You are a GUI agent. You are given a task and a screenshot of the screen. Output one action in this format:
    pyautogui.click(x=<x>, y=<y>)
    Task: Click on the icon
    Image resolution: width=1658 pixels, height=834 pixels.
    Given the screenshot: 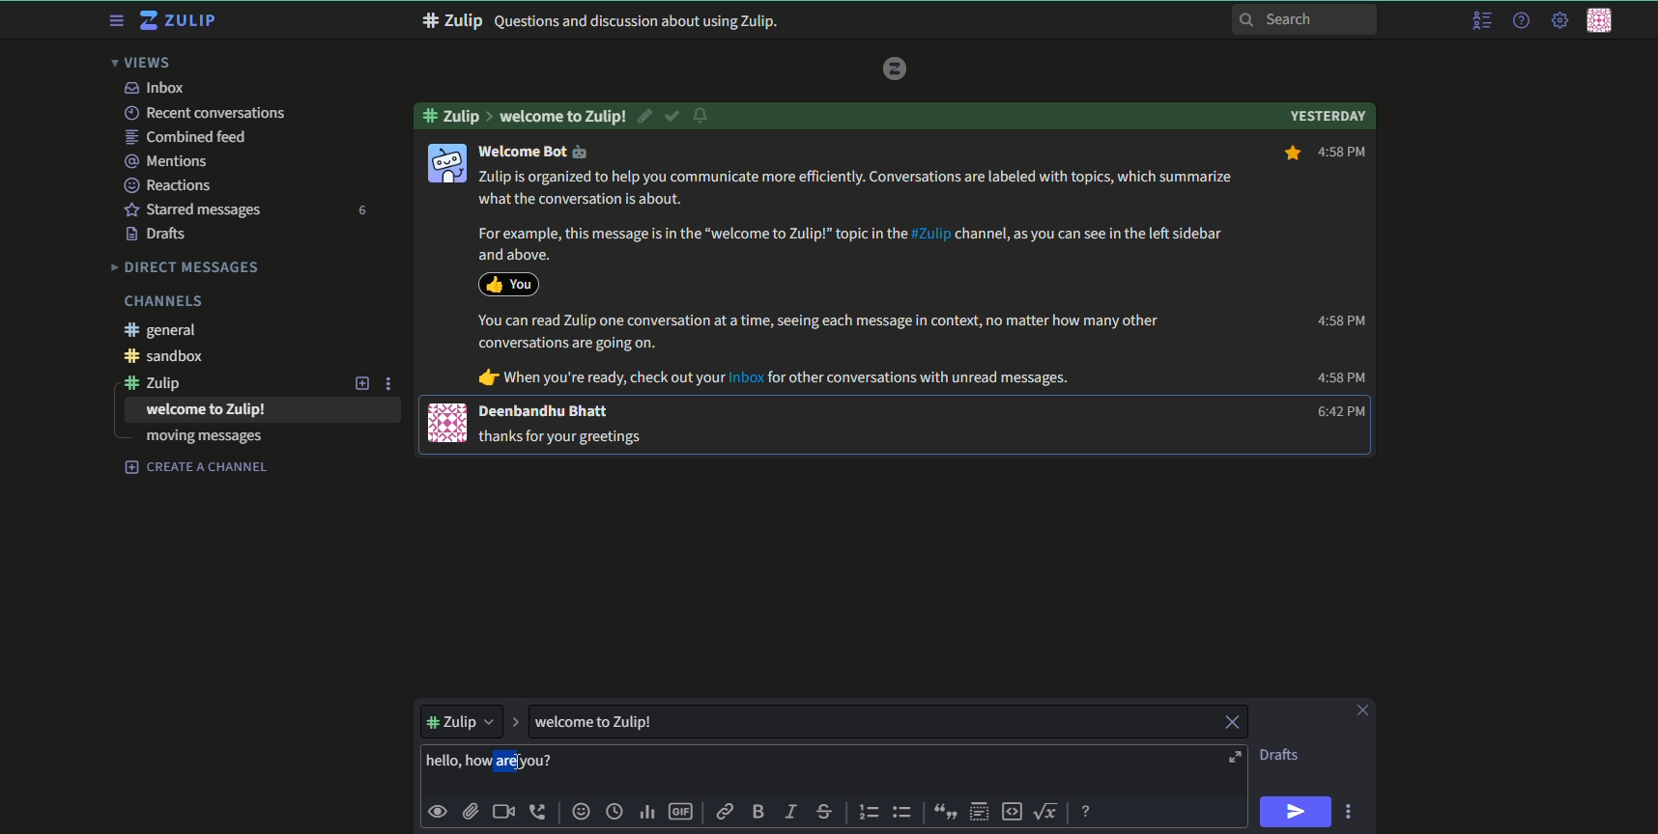 What is the action you would take?
    pyautogui.click(x=448, y=423)
    